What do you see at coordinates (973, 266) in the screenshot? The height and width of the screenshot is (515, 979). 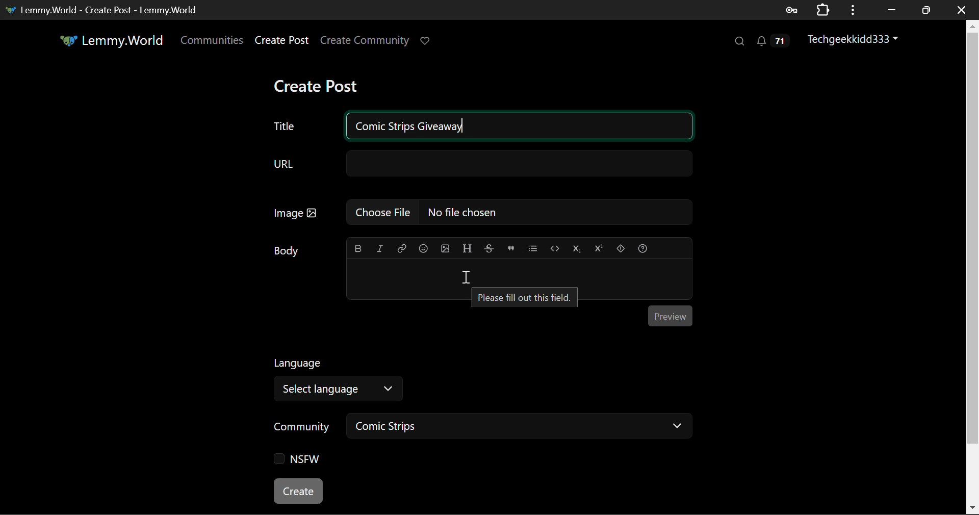 I see `Scroll Bar` at bounding box center [973, 266].